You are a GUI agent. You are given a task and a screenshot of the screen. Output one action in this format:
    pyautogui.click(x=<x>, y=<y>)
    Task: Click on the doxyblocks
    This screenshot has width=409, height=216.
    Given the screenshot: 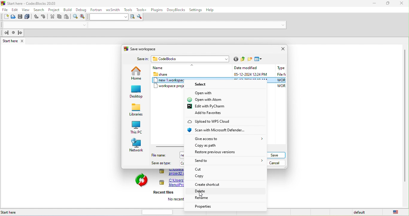 What is the action you would take?
    pyautogui.click(x=176, y=10)
    